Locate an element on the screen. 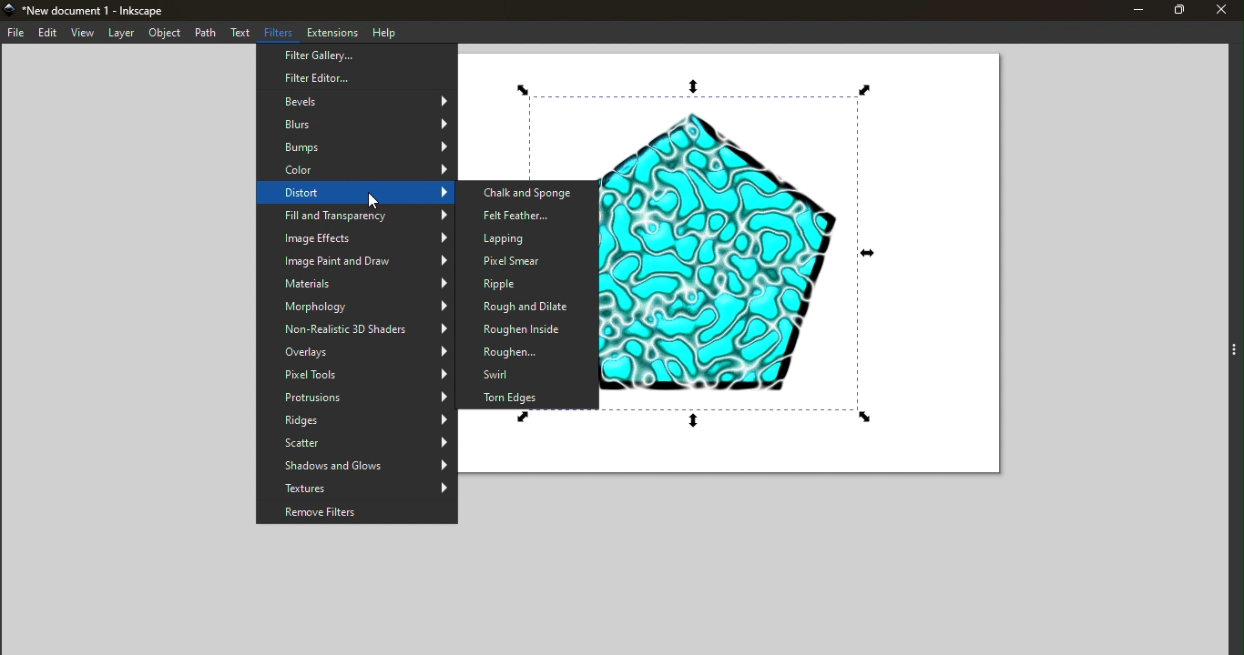  Textures is located at coordinates (358, 489).